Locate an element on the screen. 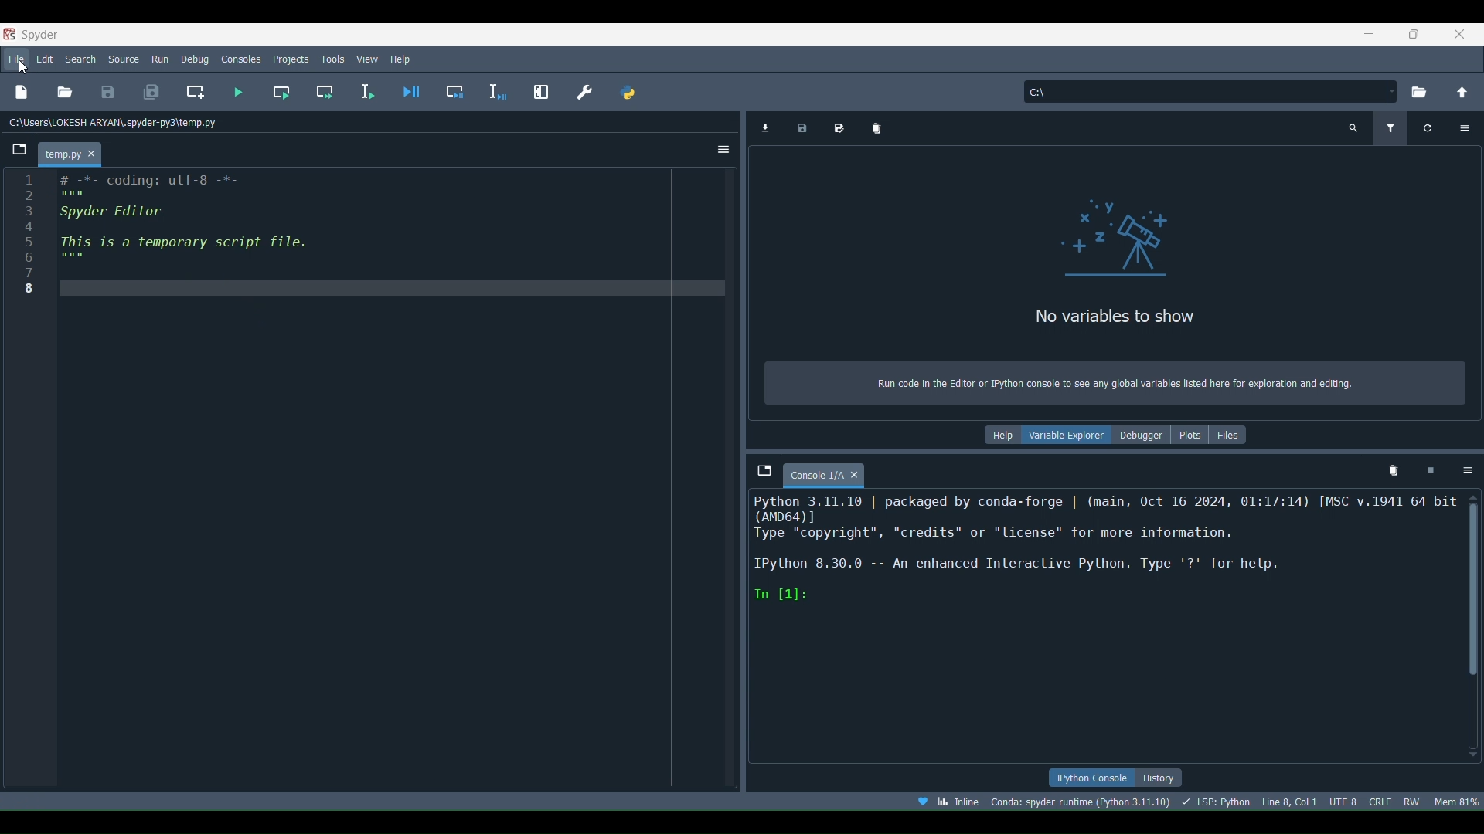  File location is located at coordinates (1207, 90).